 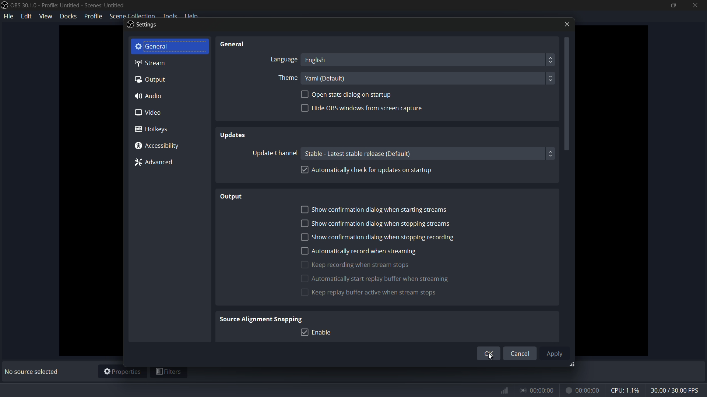 I want to click on minimize, so click(x=651, y=6).